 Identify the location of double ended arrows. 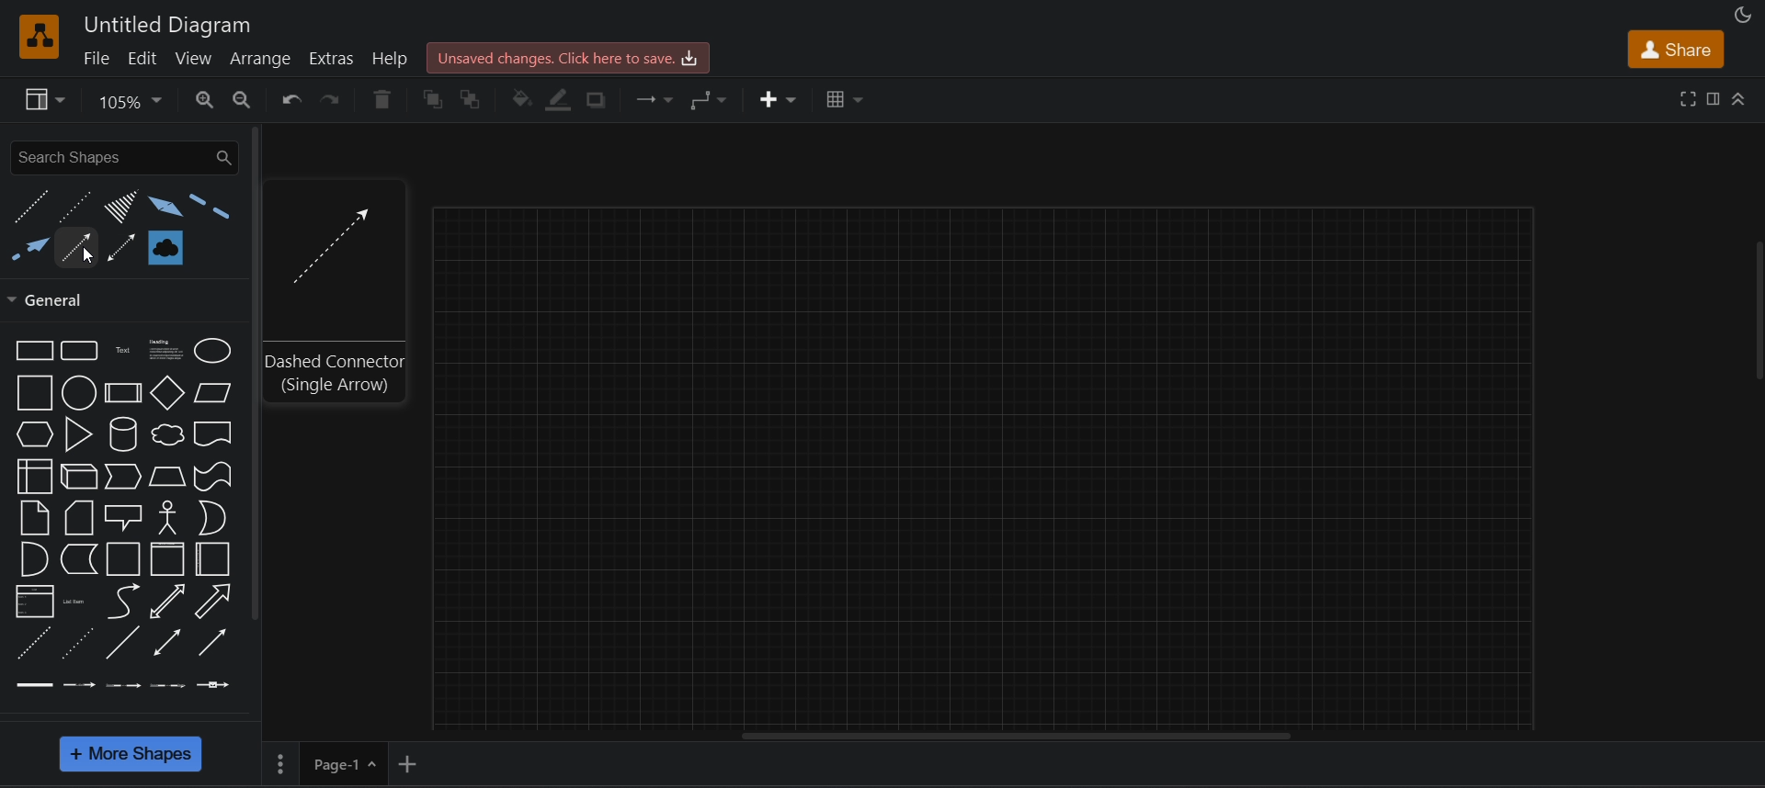
(122, 246).